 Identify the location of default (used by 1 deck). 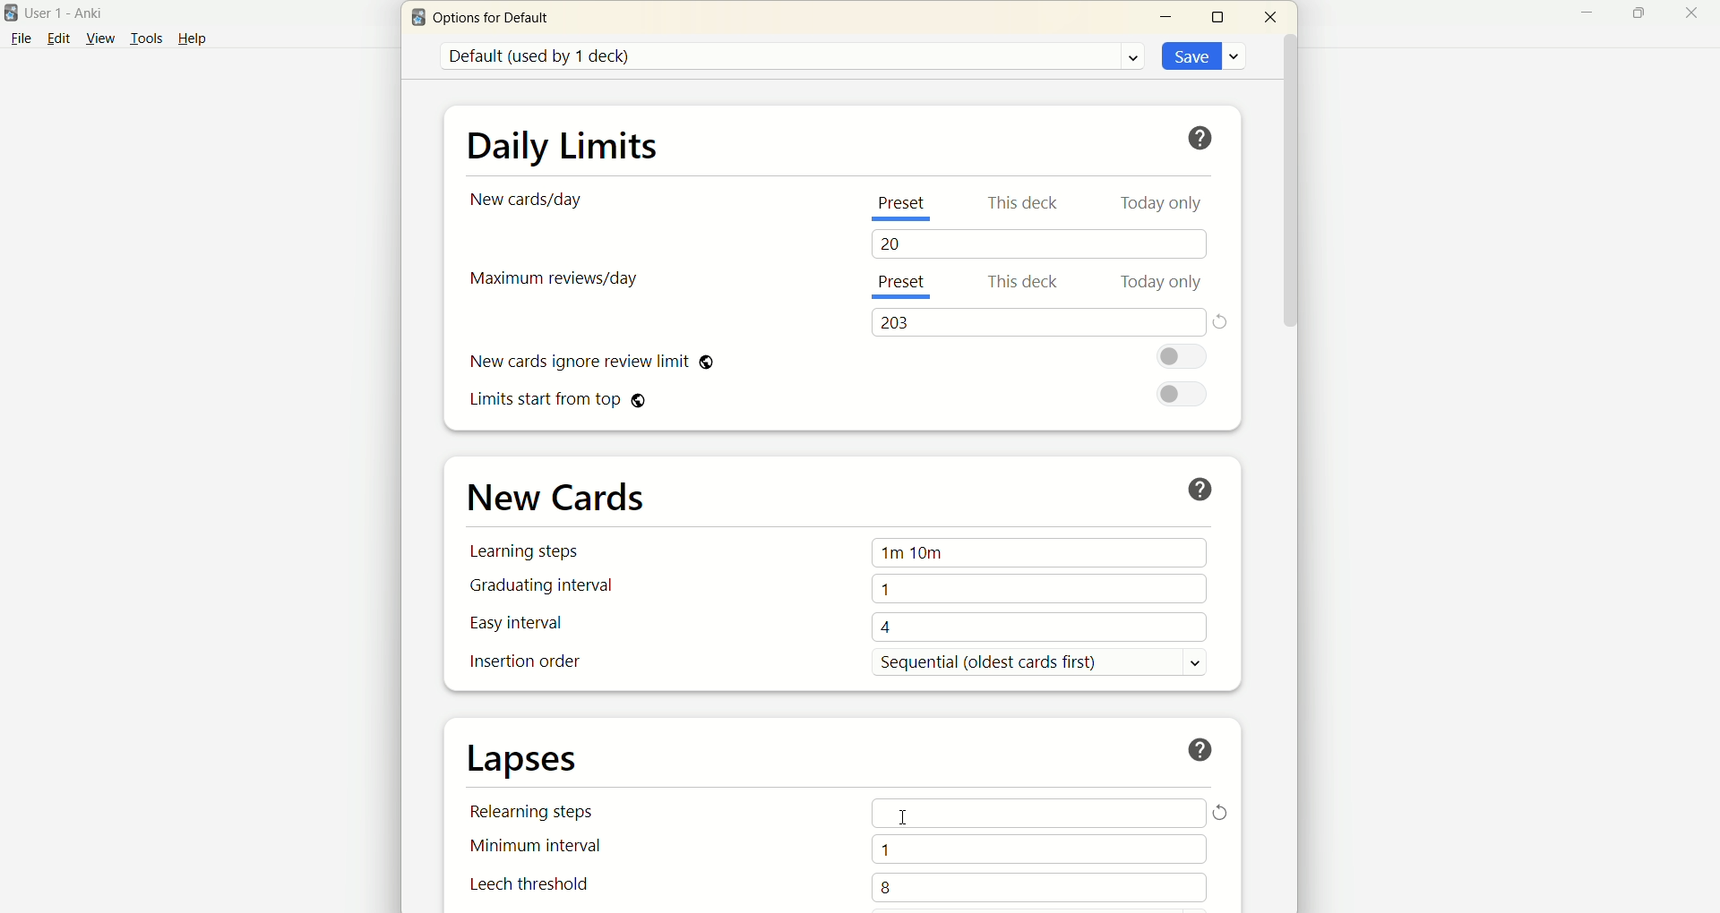
(791, 56).